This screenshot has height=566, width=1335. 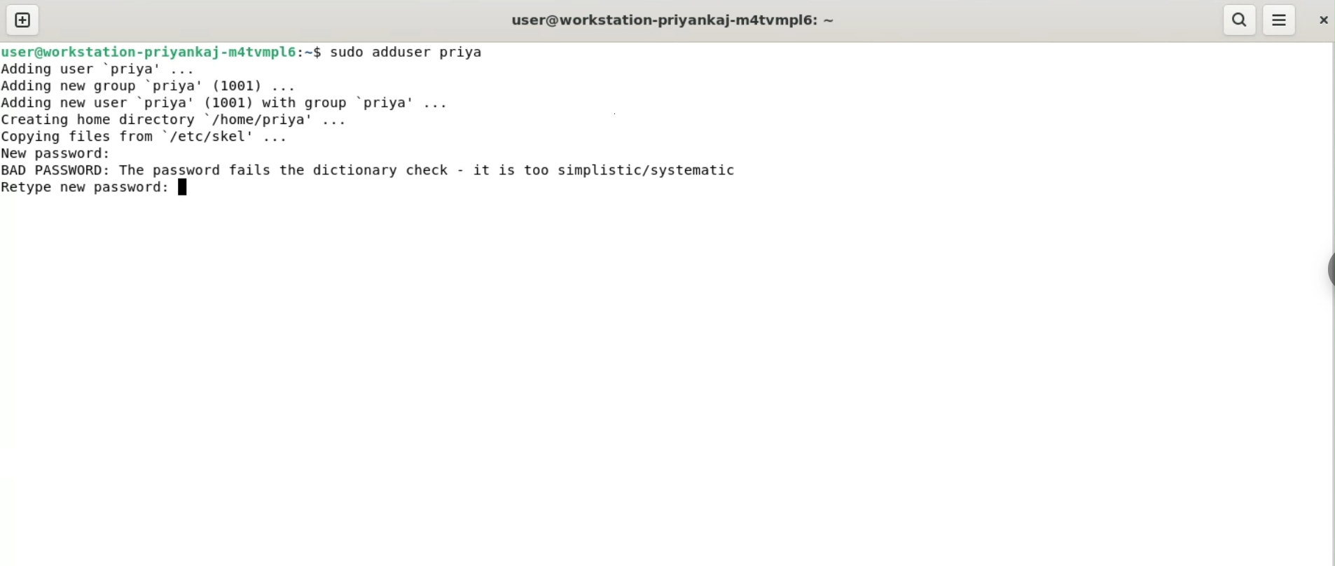 What do you see at coordinates (23, 20) in the screenshot?
I see `new tab` at bounding box center [23, 20].